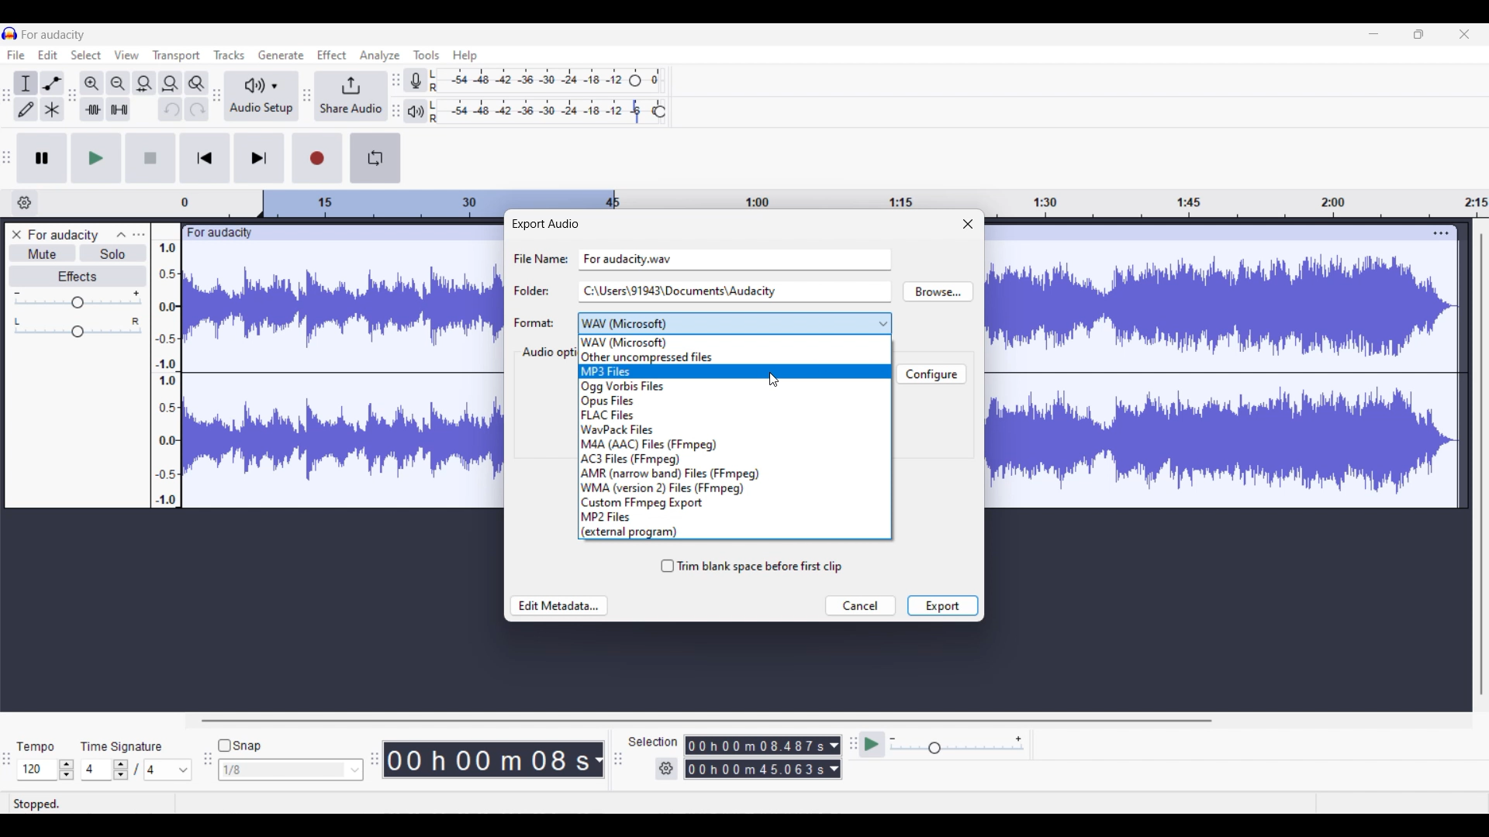 The width and height of the screenshot is (1489, 837). I want to click on Draw tool, so click(26, 109).